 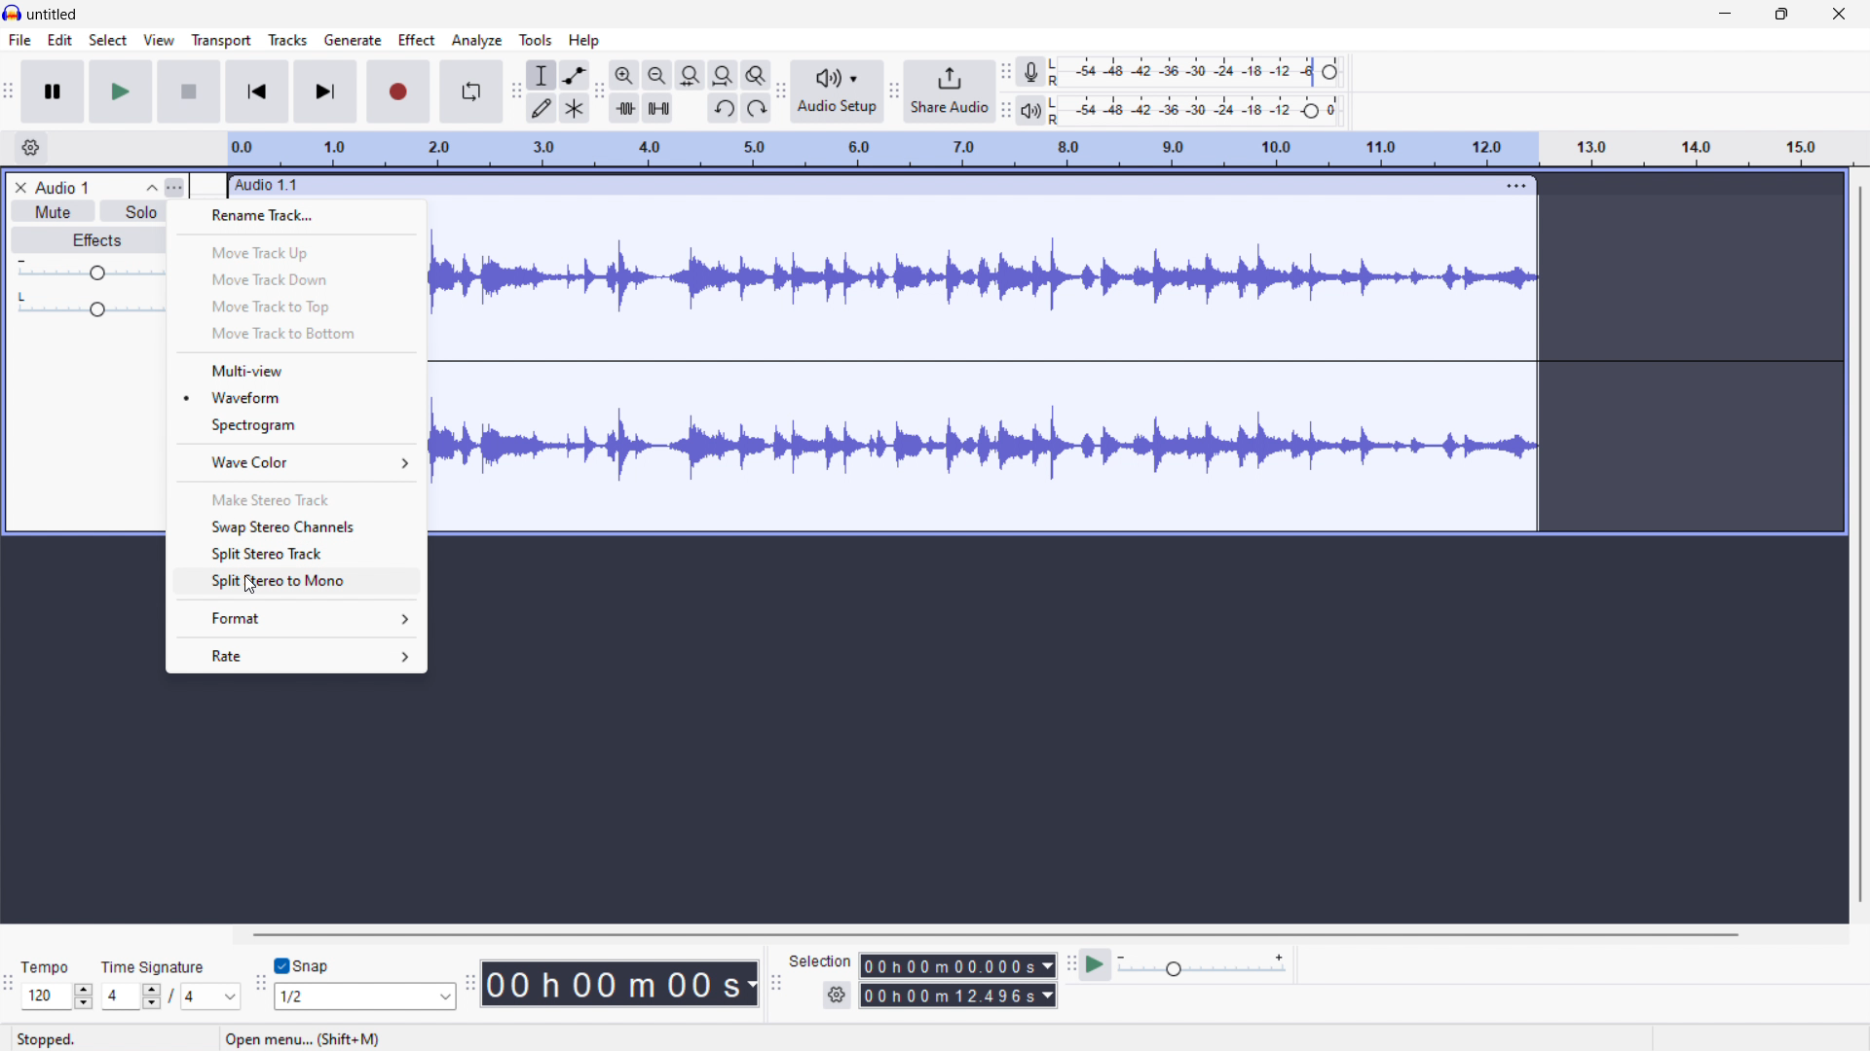 I want to click on redo, so click(x=756, y=108).